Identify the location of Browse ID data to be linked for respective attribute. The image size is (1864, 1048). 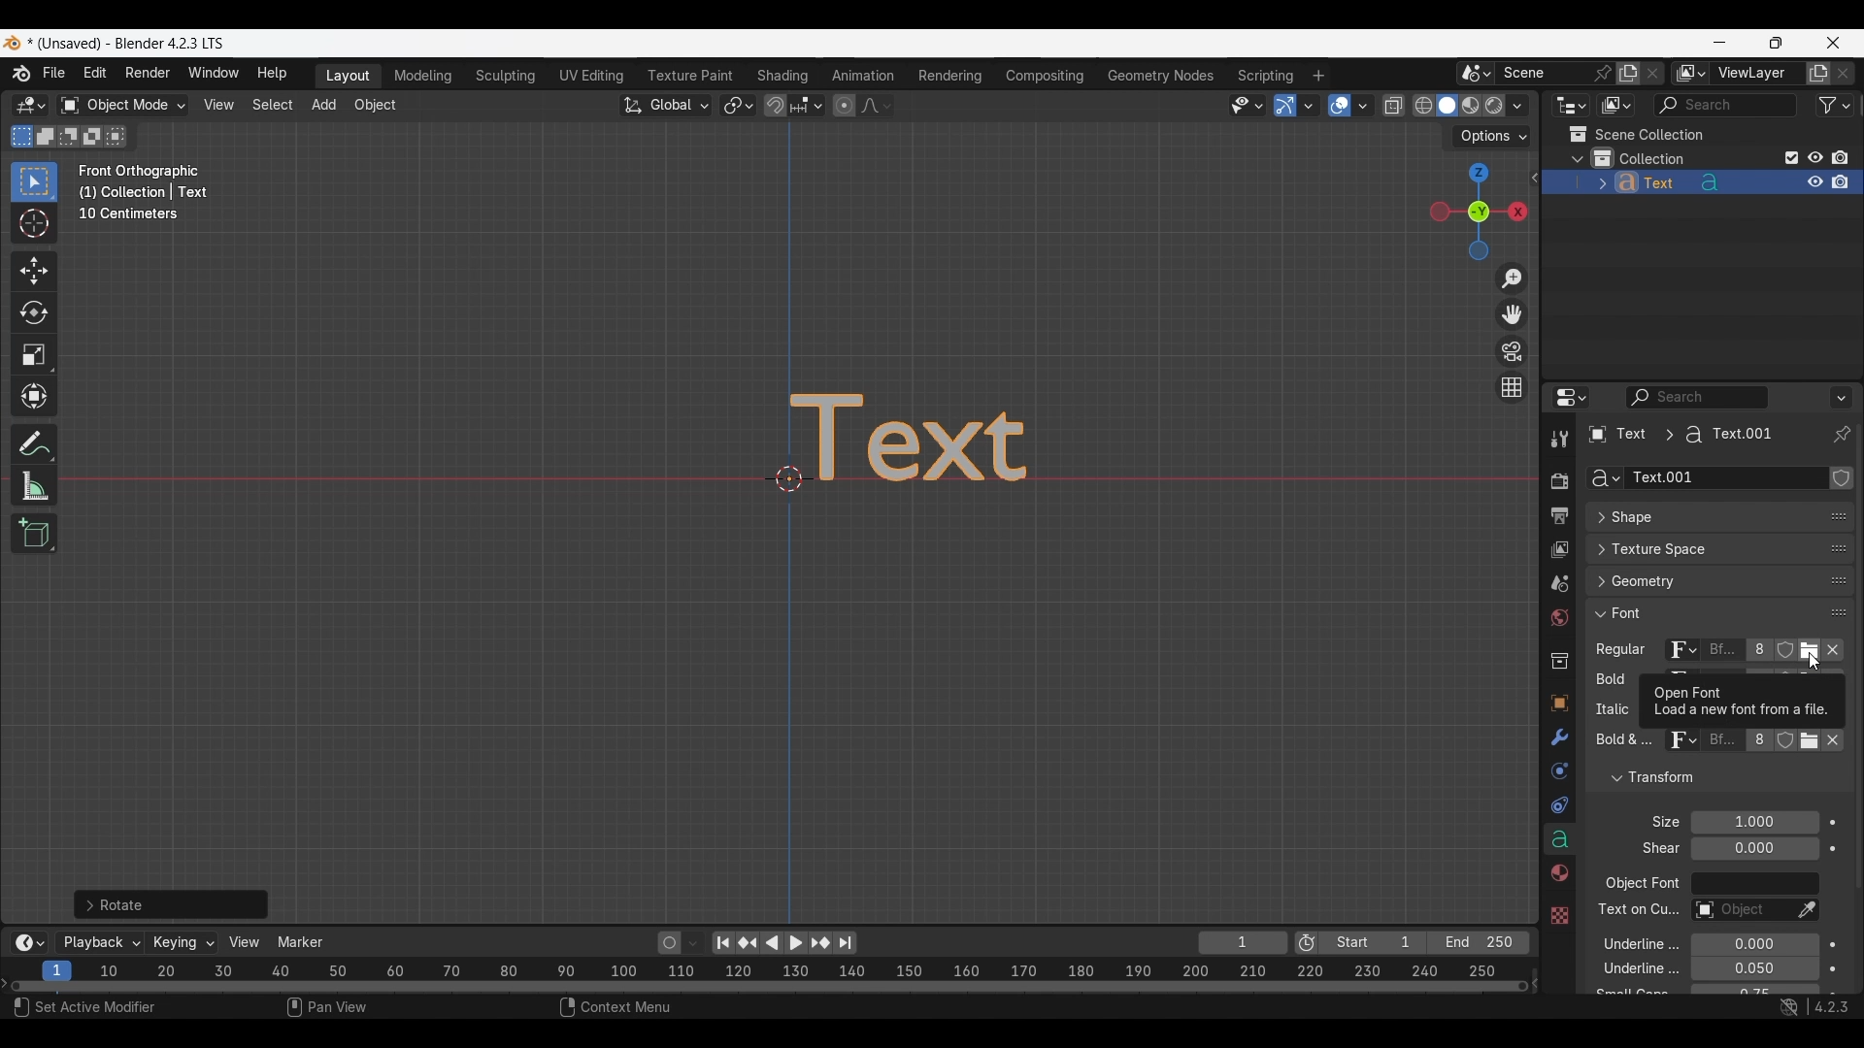
(1682, 651).